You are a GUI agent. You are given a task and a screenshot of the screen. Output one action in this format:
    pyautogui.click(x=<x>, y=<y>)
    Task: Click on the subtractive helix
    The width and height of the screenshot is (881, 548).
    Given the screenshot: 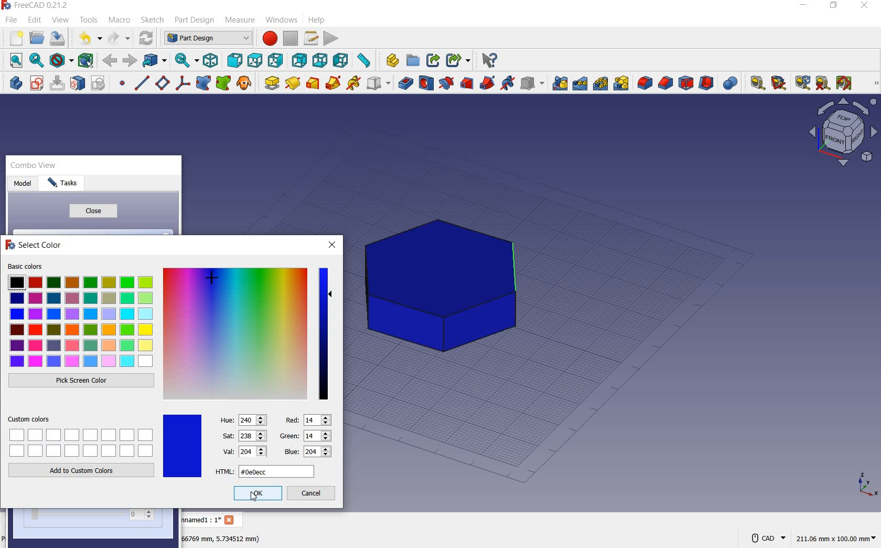 What is the action you would take?
    pyautogui.click(x=508, y=84)
    